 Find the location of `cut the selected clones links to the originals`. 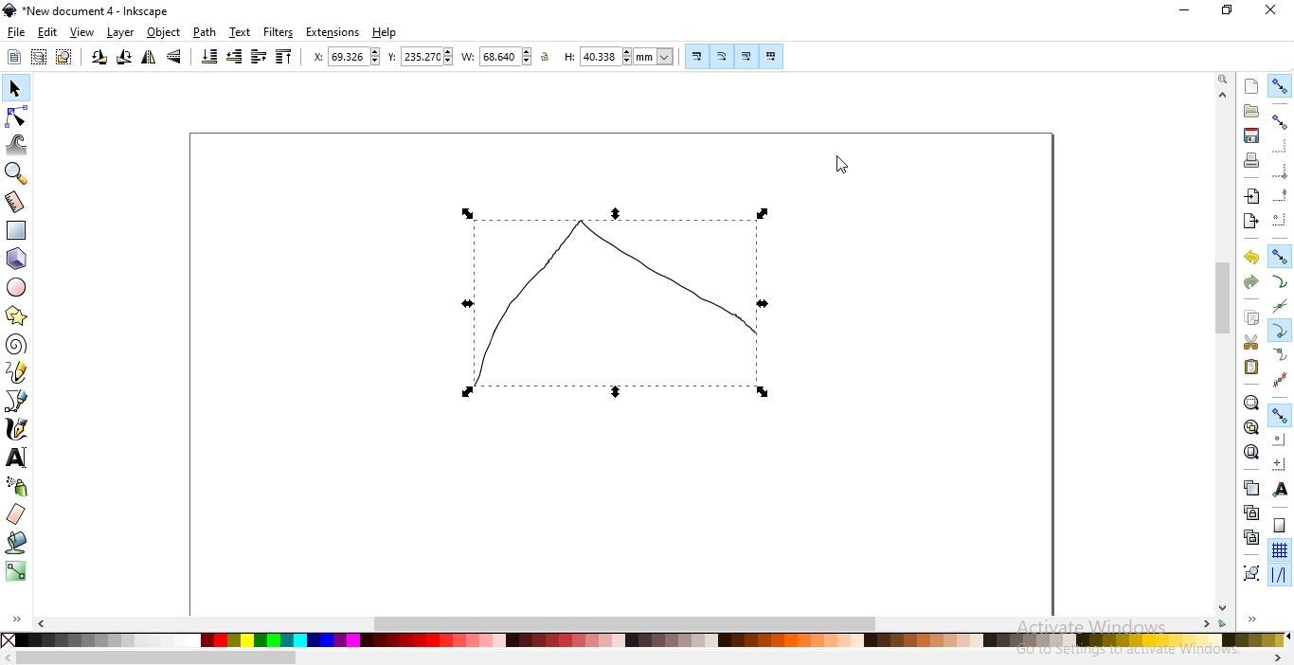

cut the selected clones links to the originals is located at coordinates (1250, 537).